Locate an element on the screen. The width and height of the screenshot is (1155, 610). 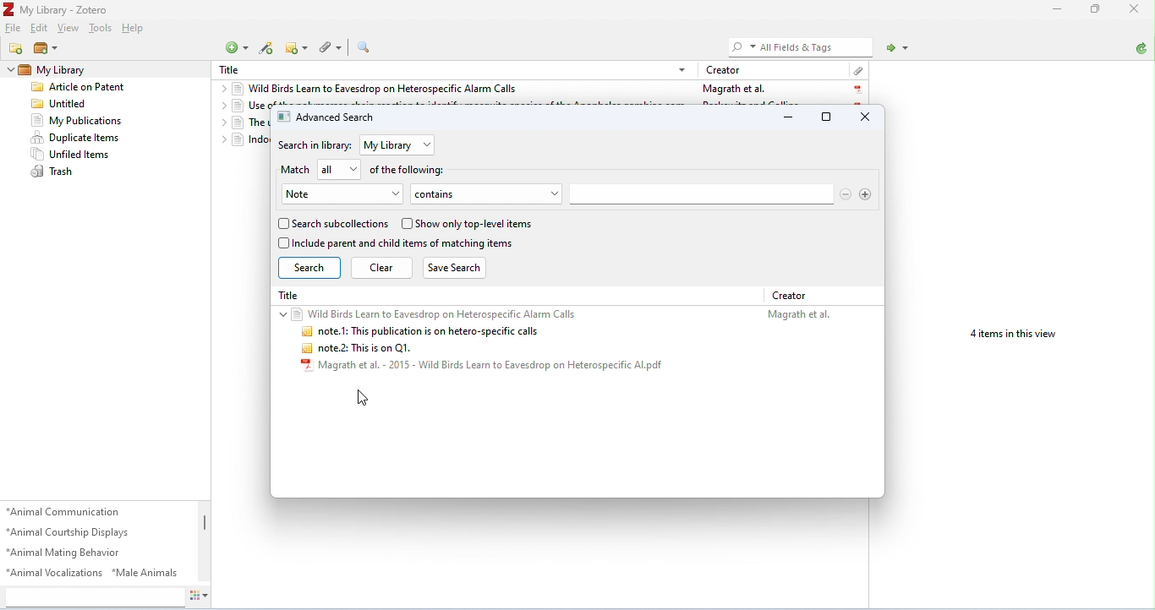
close is located at coordinates (867, 117).